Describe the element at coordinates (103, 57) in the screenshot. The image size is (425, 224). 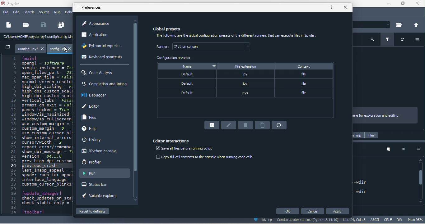
I see `keyboard shortcuts` at that location.